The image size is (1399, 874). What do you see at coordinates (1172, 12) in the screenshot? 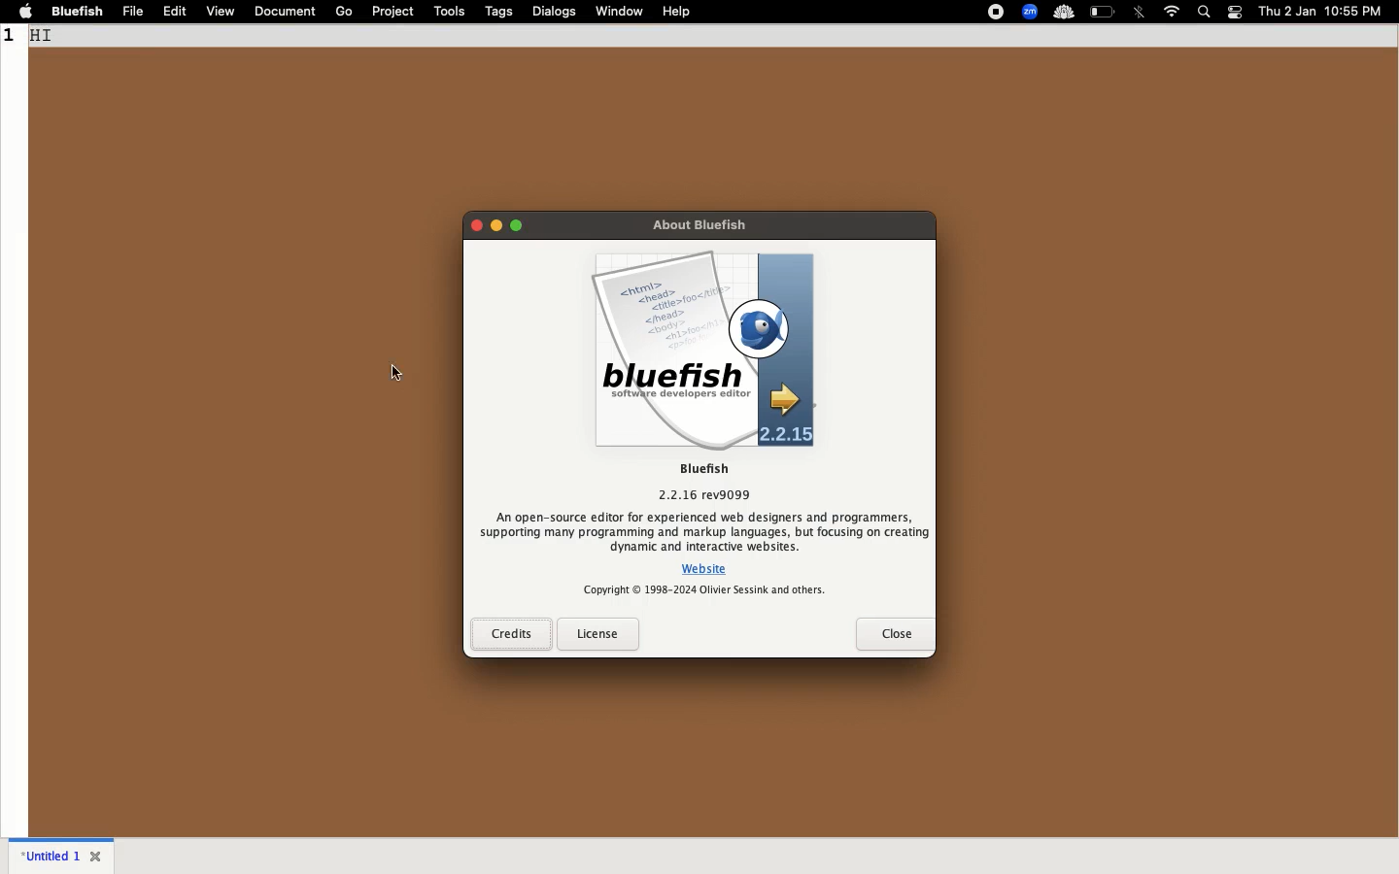
I see `internet` at bounding box center [1172, 12].